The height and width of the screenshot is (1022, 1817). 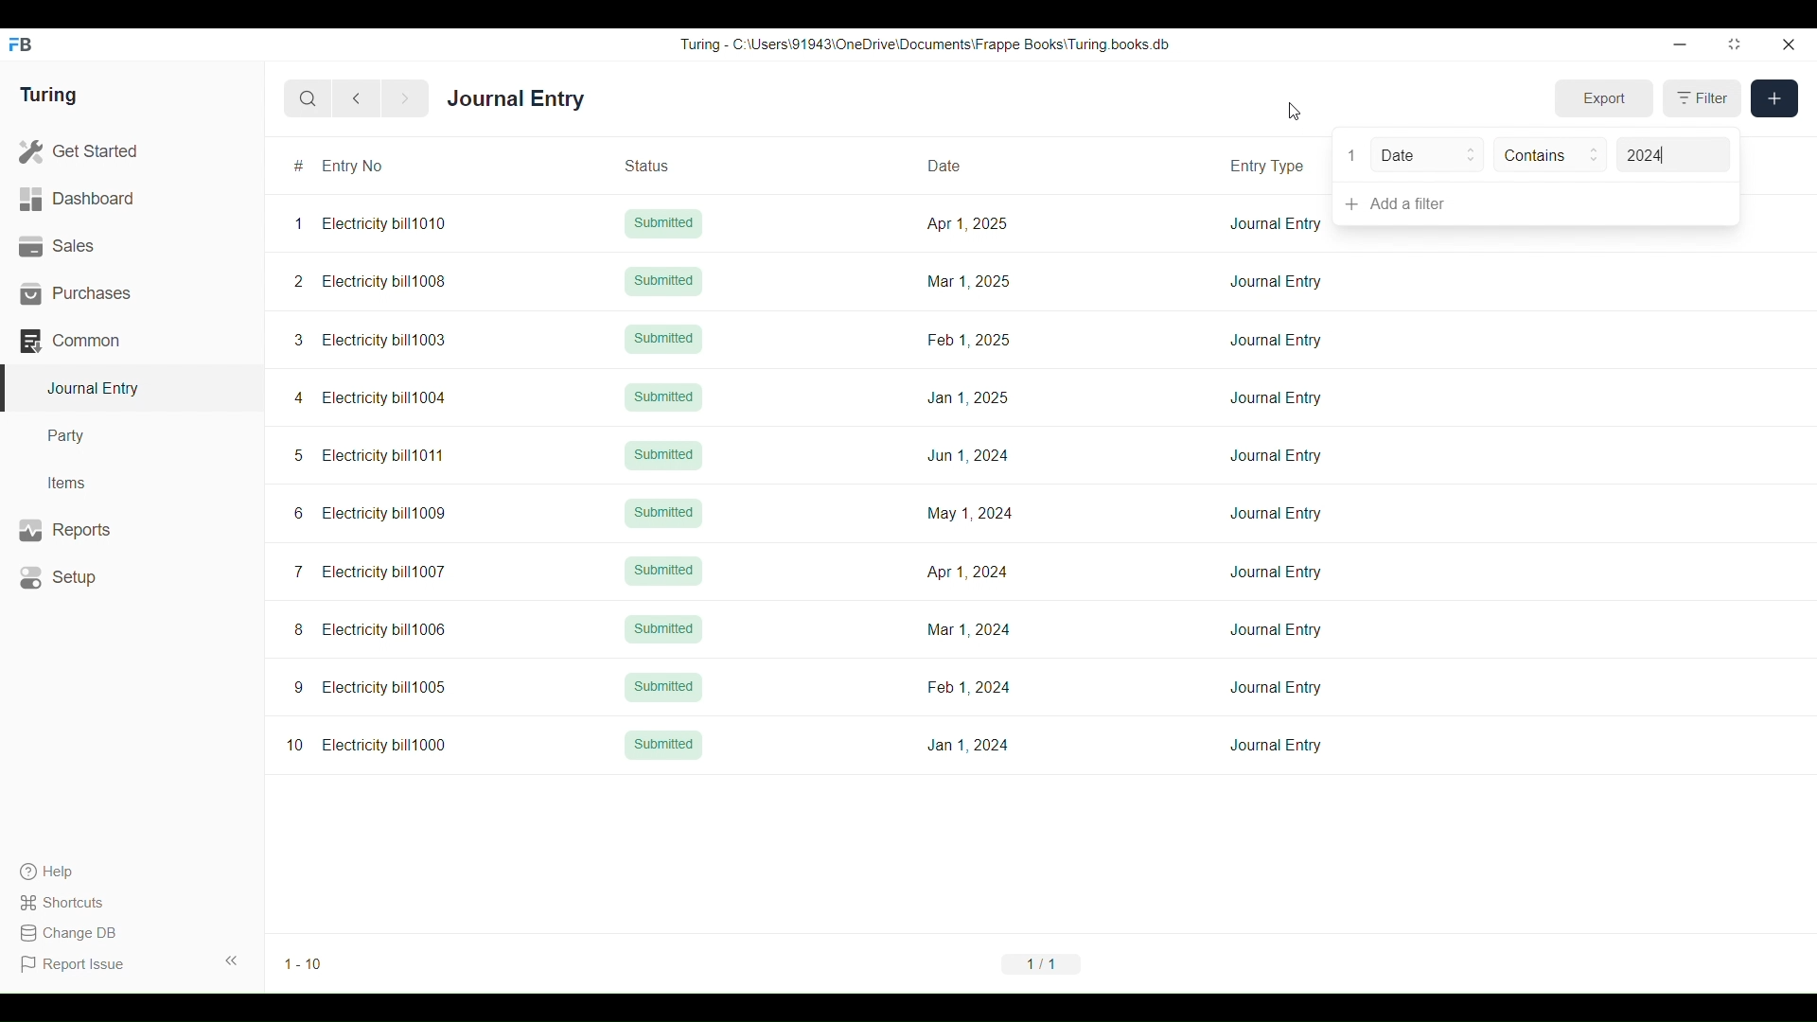 What do you see at coordinates (1789, 44) in the screenshot?
I see `Close` at bounding box center [1789, 44].